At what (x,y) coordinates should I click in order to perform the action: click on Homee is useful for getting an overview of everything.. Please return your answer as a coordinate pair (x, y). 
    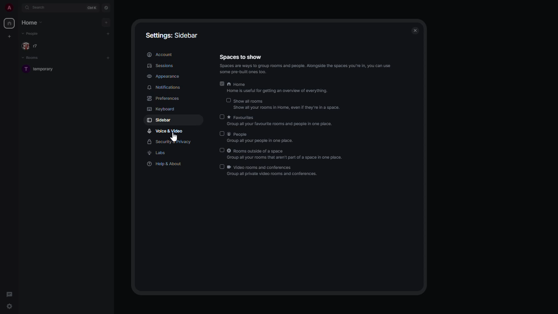
    Looking at the image, I should click on (279, 91).